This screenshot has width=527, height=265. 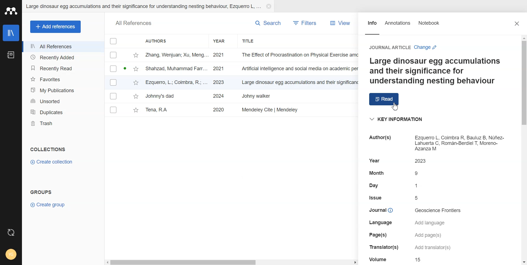 I want to click on Horizontal scroll bar, so click(x=232, y=262).